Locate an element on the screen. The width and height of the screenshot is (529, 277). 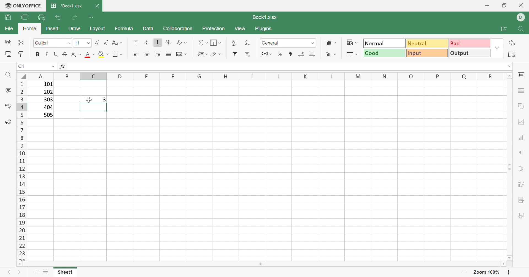
Align Left is located at coordinates (136, 54).